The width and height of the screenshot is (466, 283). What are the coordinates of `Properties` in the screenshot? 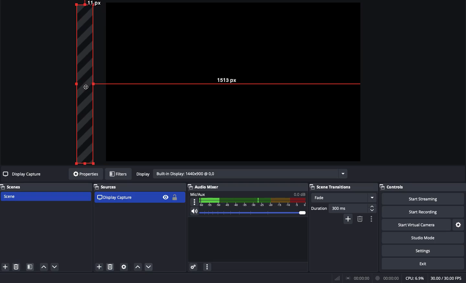 It's located at (85, 174).